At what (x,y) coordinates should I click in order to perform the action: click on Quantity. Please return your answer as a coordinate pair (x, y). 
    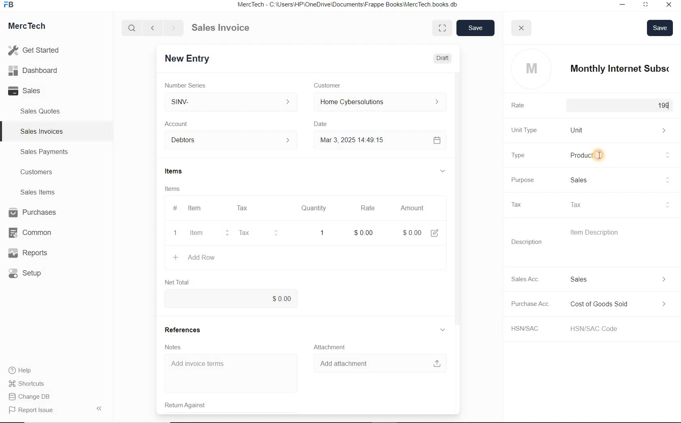
    Looking at the image, I should click on (314, 208).